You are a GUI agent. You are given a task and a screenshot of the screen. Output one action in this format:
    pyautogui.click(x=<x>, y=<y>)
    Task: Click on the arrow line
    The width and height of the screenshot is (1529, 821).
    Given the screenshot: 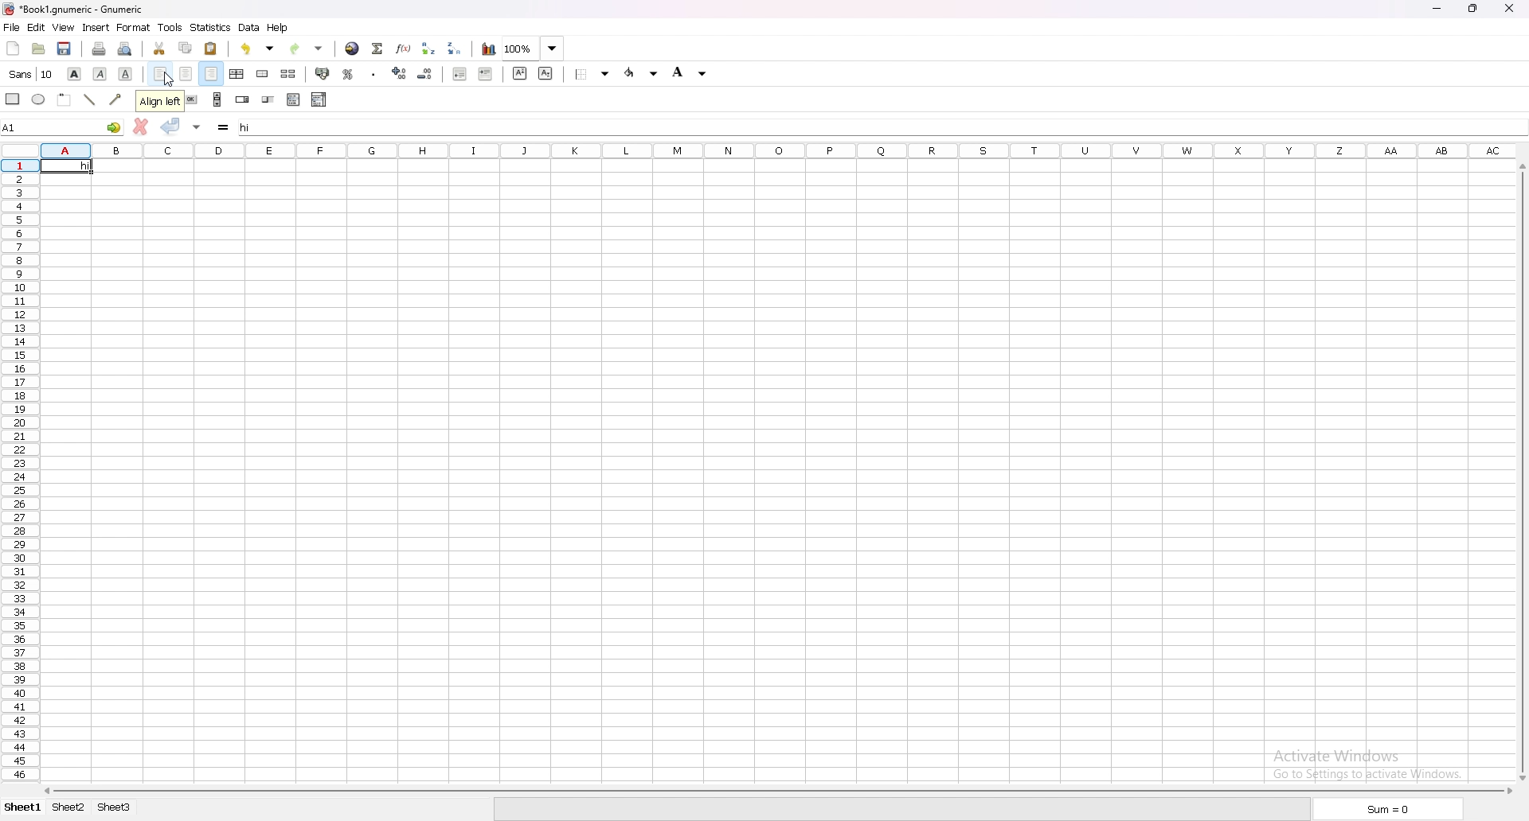 What is the action you would take?
    pyautogui.click(x=117, y=99)
    